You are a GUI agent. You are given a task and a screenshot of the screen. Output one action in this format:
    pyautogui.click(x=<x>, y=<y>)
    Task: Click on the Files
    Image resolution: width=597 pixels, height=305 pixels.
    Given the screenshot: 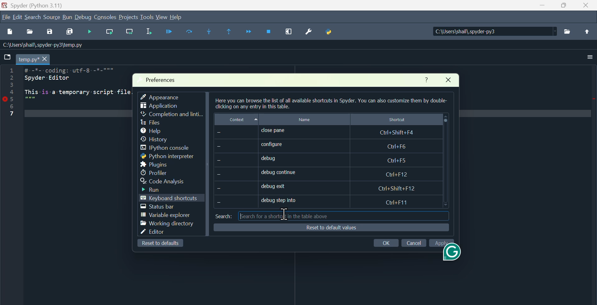 What is the action you would take?
    pyautogui.click(x=568, y=34)
    